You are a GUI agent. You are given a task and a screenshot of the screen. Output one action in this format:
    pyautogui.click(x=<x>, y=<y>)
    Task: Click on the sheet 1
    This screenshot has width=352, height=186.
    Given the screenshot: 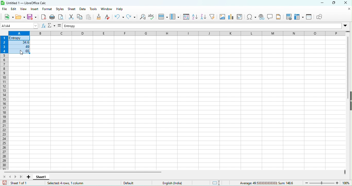 What is the action you would take?
    pyautogui.click(x=41, y=177)
    